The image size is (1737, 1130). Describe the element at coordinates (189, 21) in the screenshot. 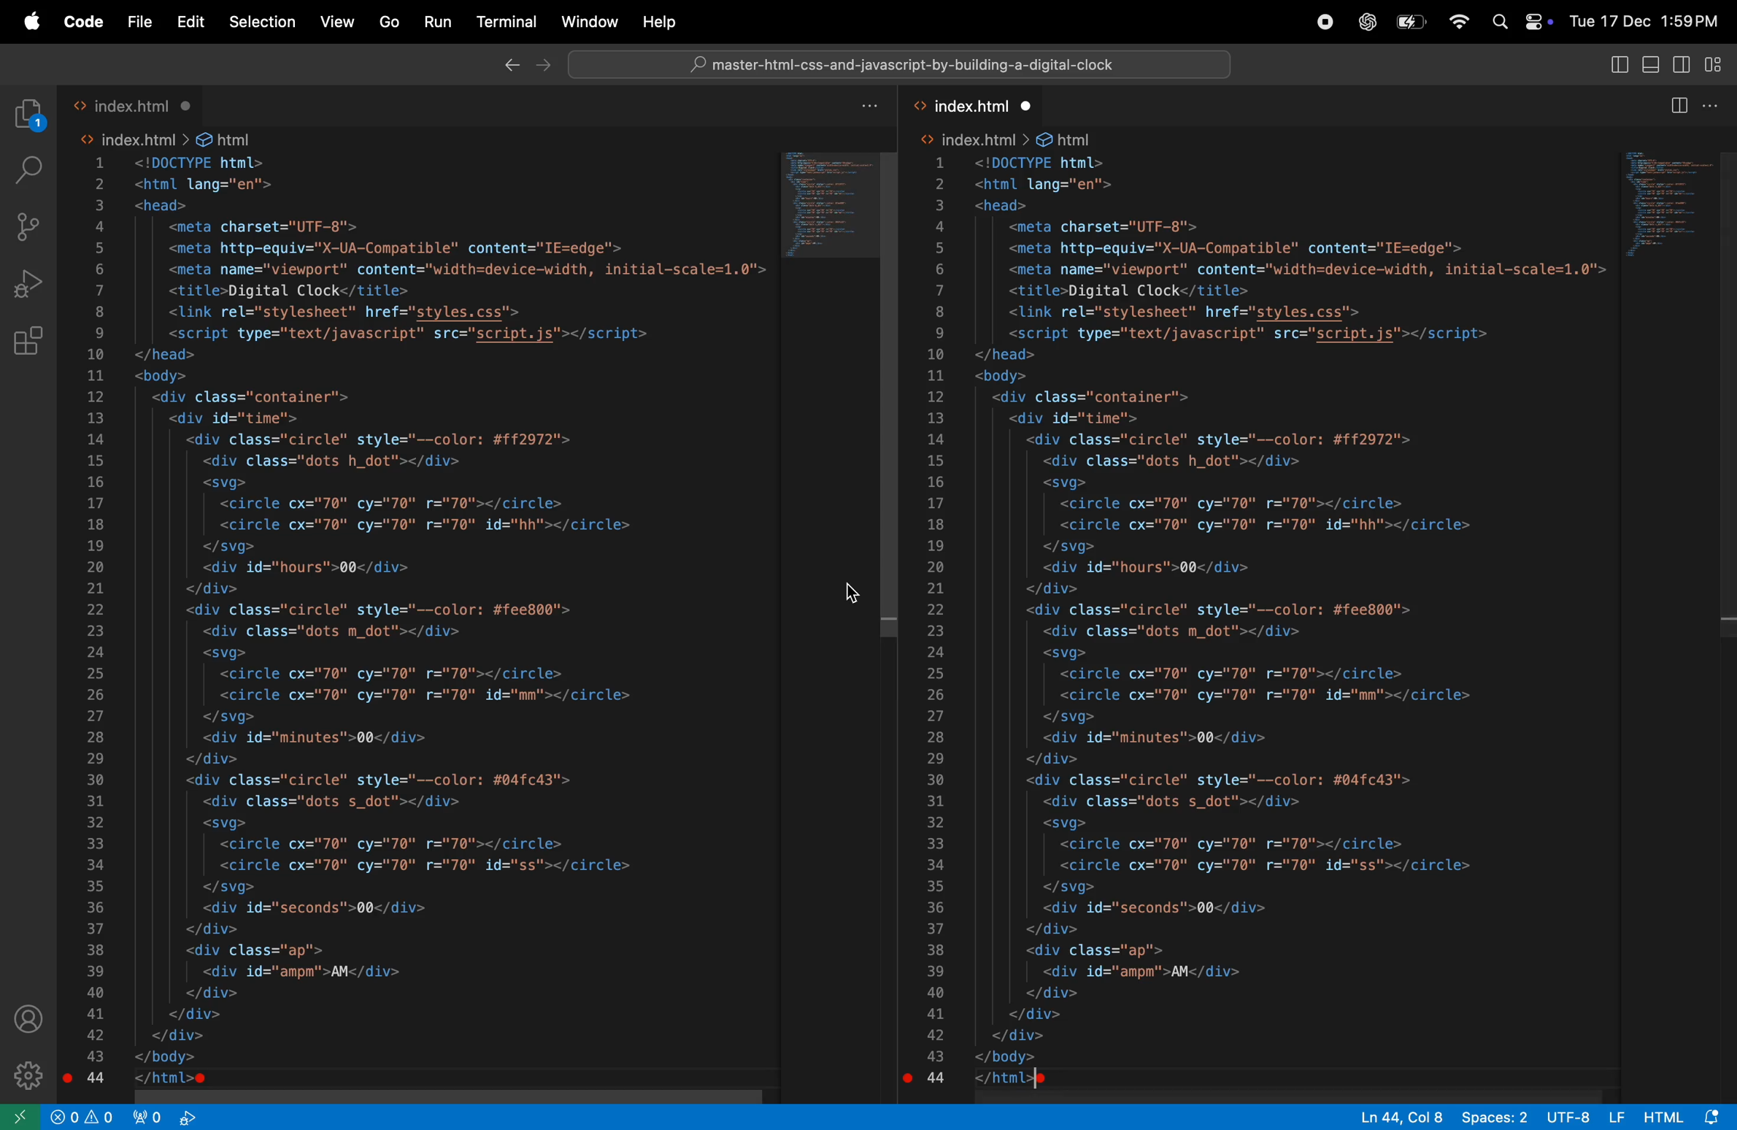

I see `edit` at that location.